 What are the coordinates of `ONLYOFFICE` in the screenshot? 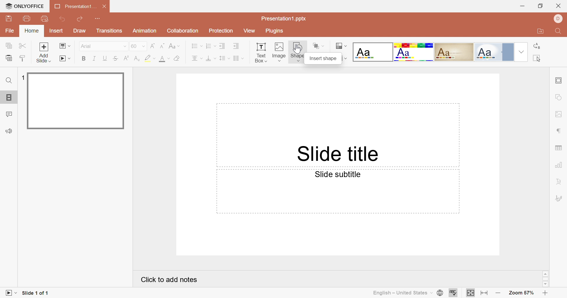 It's located at (25, 6).